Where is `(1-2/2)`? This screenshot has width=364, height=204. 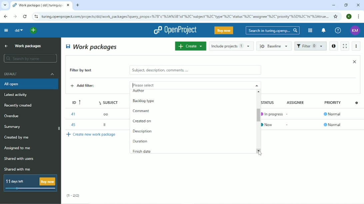
(1-2/2) is located at coordinates (73, 196).